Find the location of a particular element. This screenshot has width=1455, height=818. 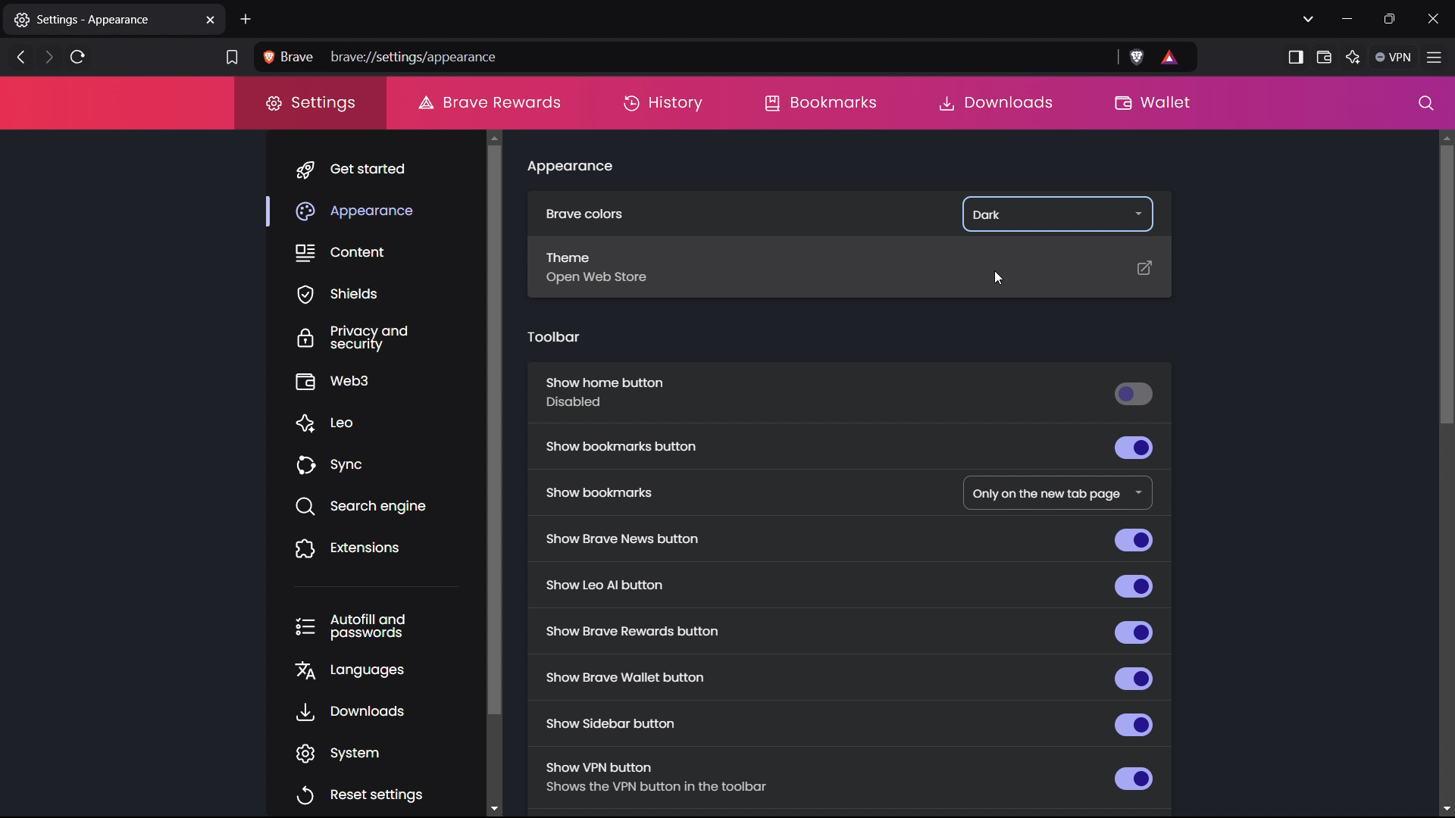

show VPN button Shows the VPN button in the toolbar is located at coordinates (846, 776).